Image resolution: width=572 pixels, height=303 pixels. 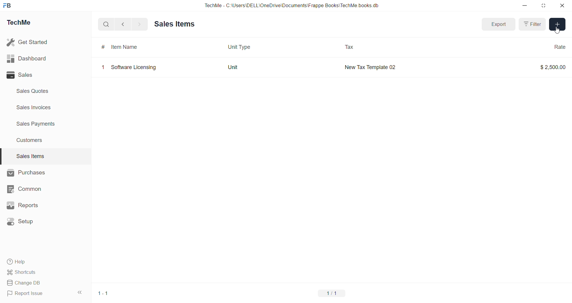 I want to click on Dashboard, so click(x=27, y=58).